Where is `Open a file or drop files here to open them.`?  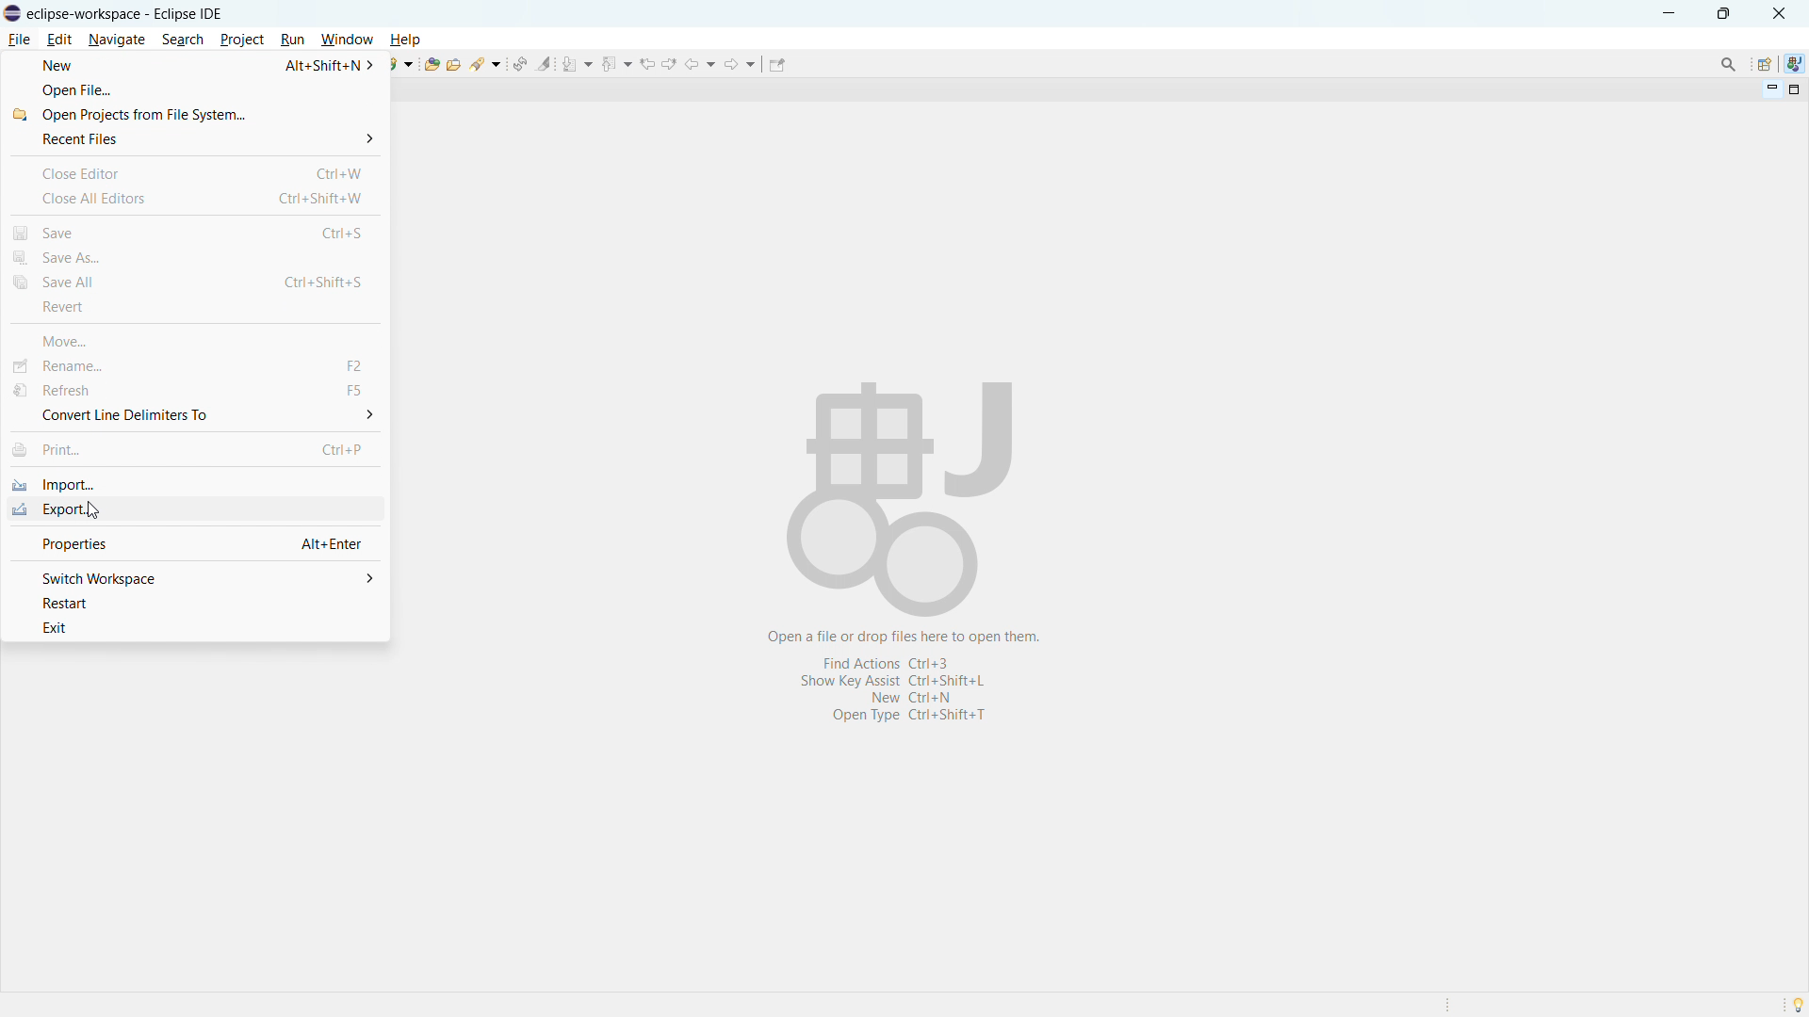 Open a file or drop files here to open them. is located at coordinates (926, 453).